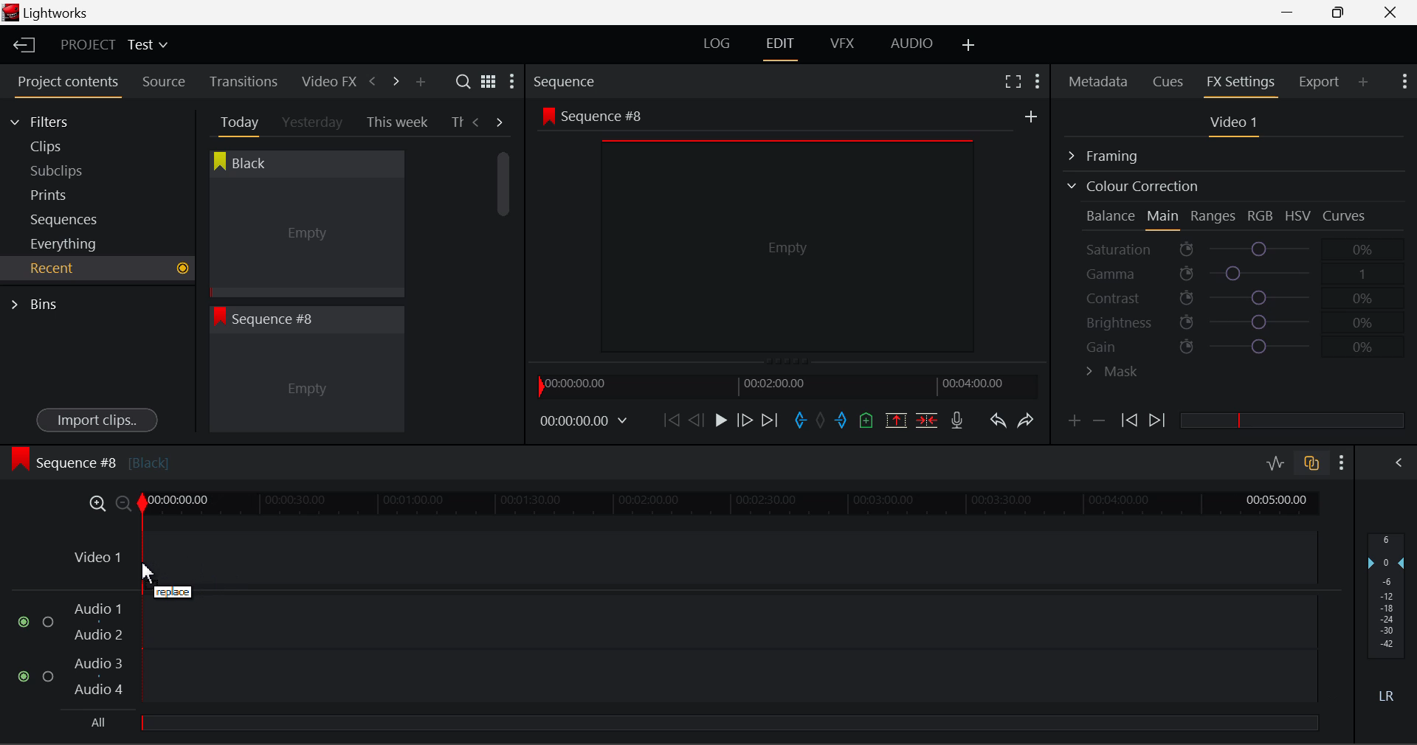 Image resolution: width=1417 pixels, height=745 pixels. Describe the element at coordinates (1159, 421) in the screenshot. I see `Next keyframe` at that location.